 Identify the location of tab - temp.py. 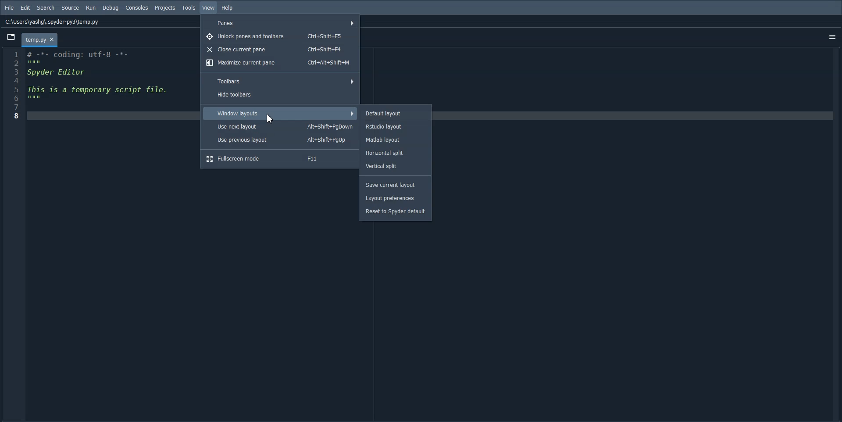
(39, 40).